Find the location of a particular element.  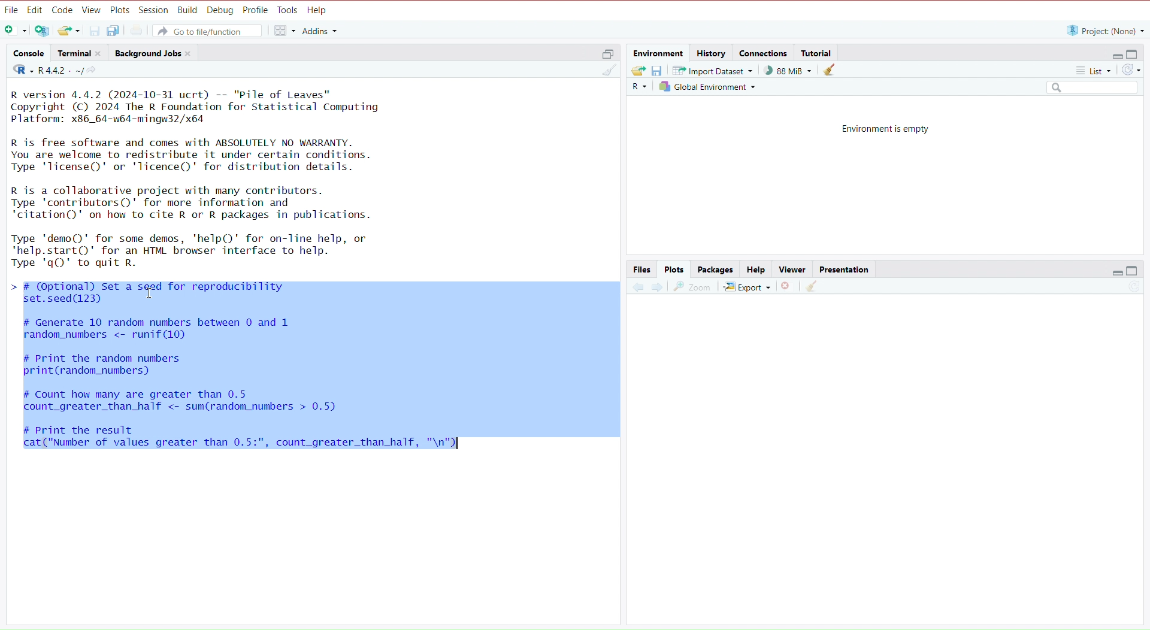

Remove selected is located at coordinates (788, 287).